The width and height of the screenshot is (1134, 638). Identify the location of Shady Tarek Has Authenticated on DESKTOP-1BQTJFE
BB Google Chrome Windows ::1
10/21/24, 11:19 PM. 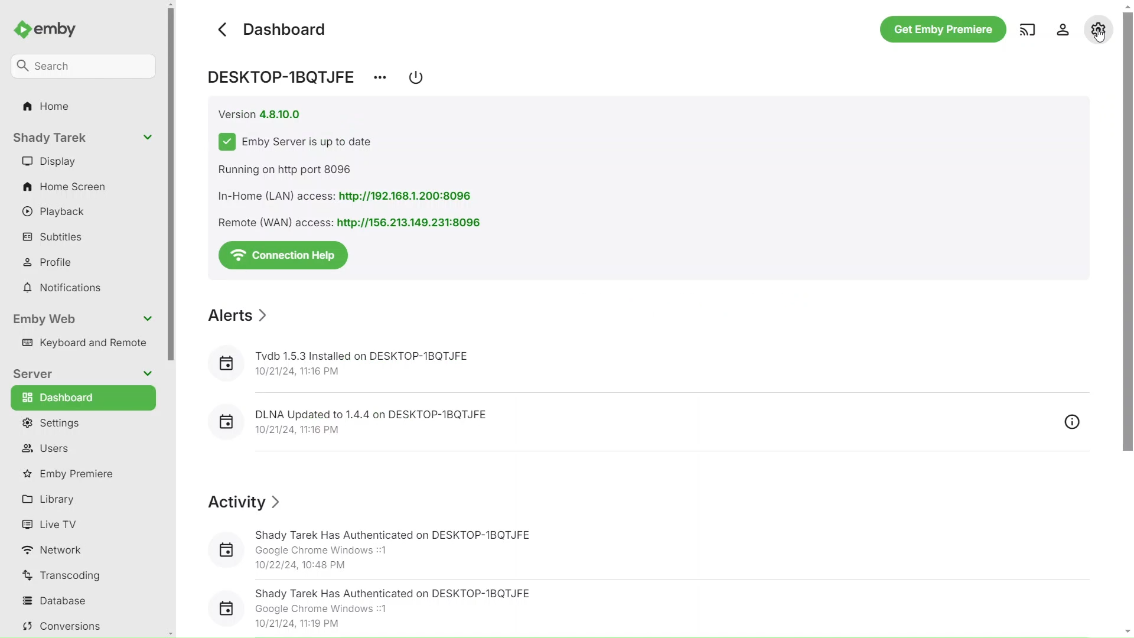
(382, 606).